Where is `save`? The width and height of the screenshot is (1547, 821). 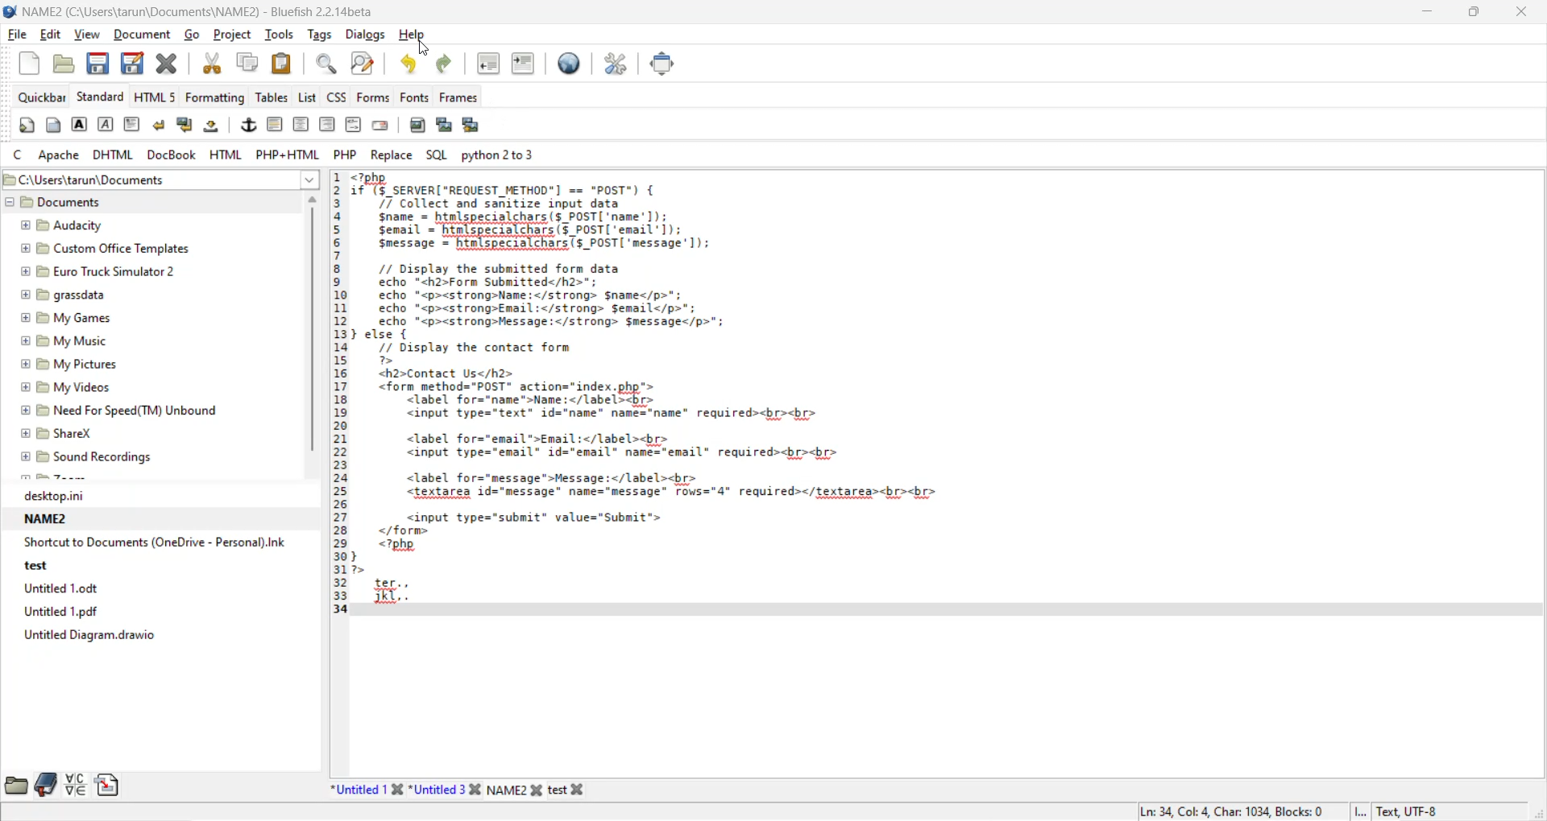 save is located at coordinates (95, 65).